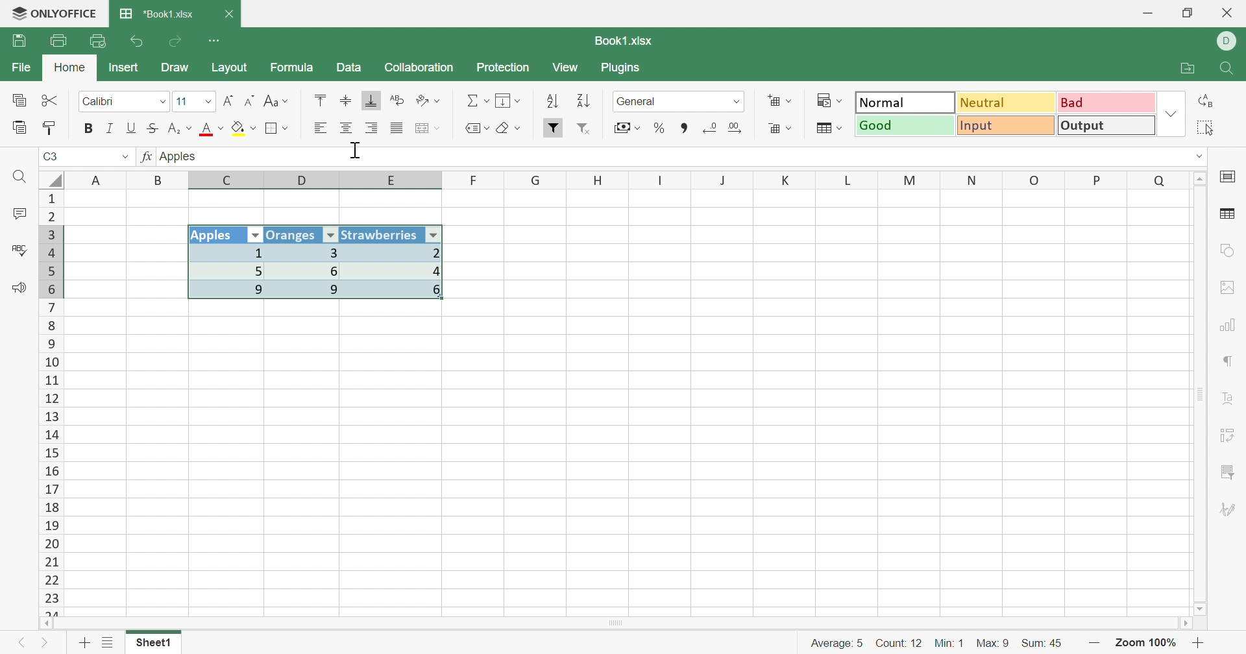  Describe the element at coordinates (99, 41) in the screenshot. I see `Quick Print` at that location.